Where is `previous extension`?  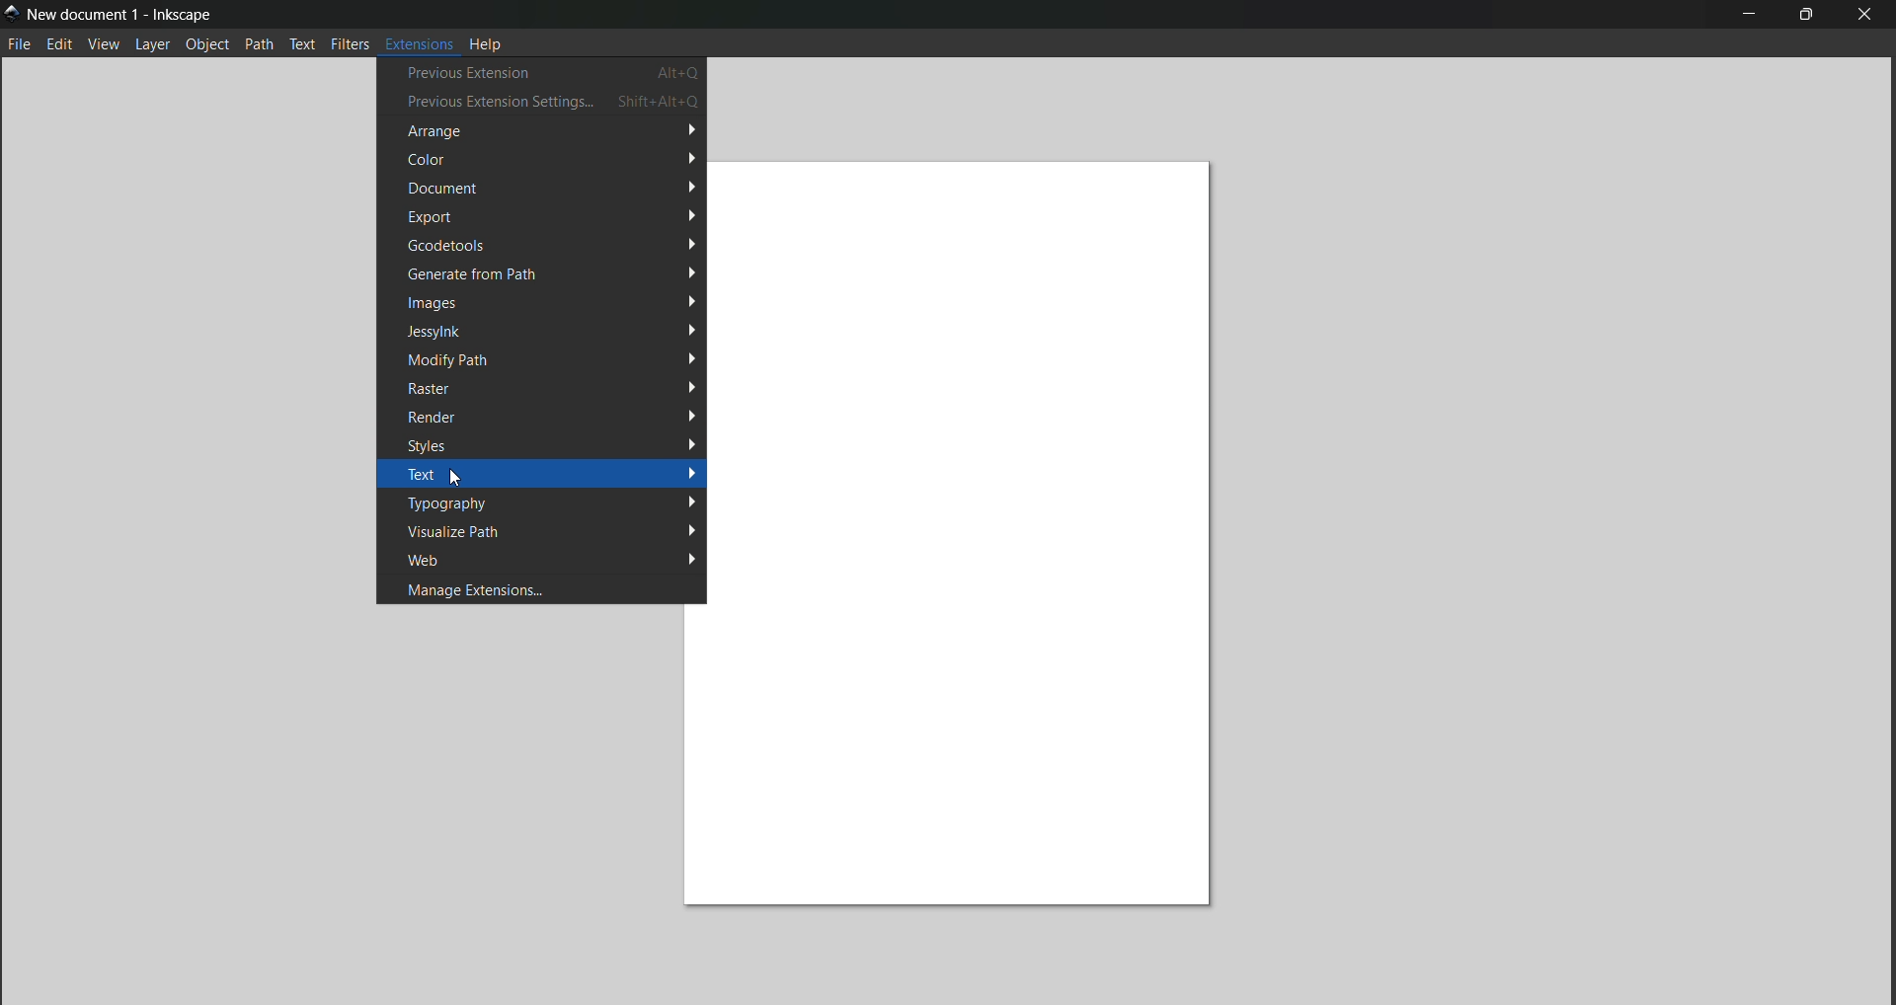
previous extension is located at coordinates (542, 72).